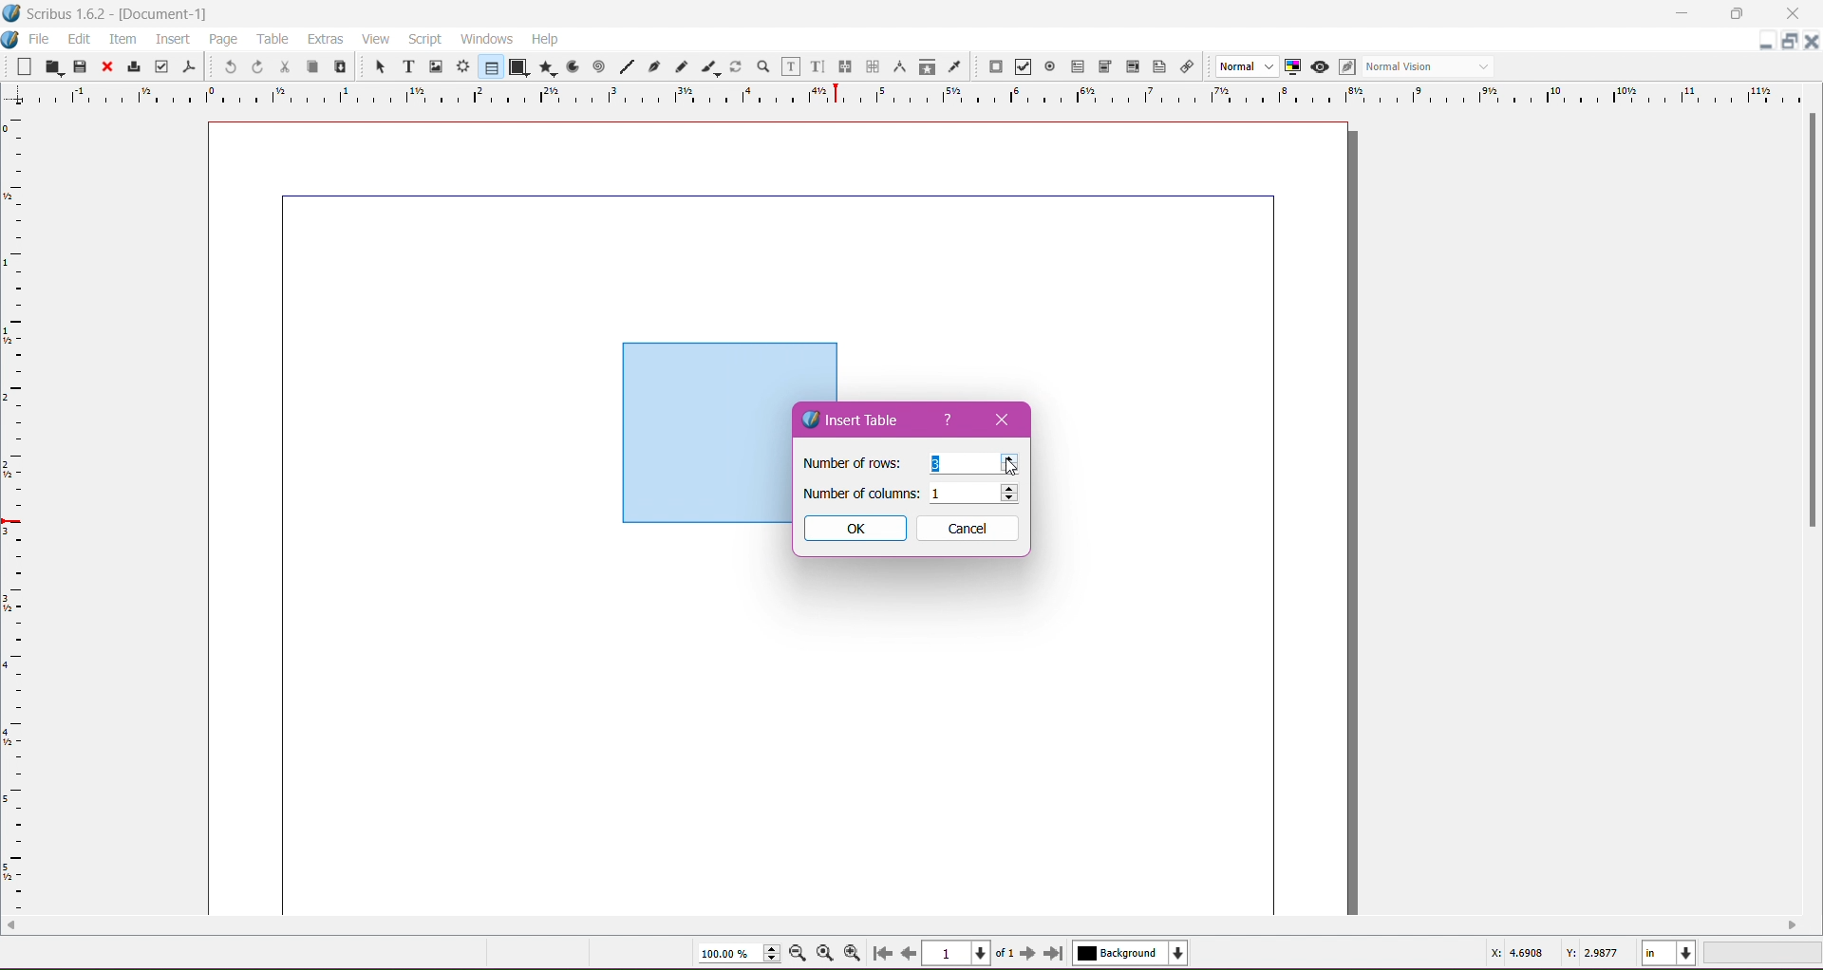  What do you see at coordinates (1670, 950) in the screenshot?
I see `in / Unit` at bounding box center [1670, 950].